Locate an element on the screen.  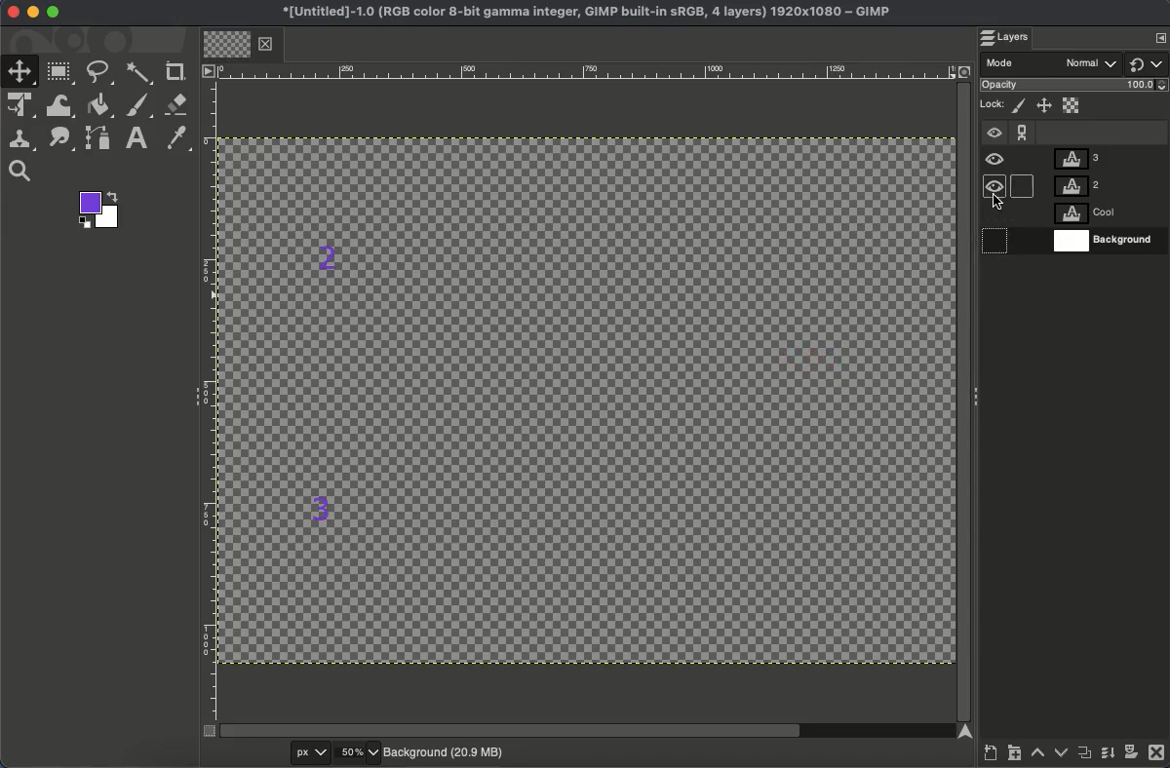
Background is located at coordinates (446, 750).